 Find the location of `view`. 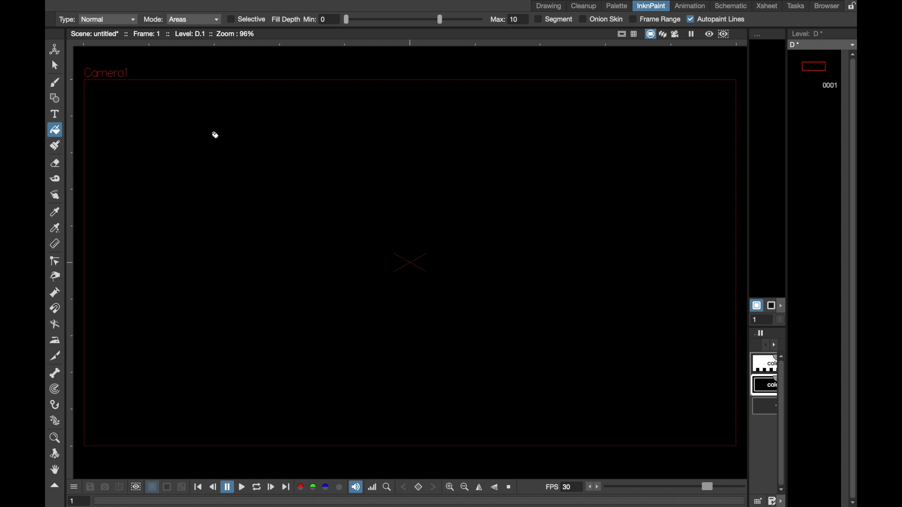

view is located at coordinates (710, 34).